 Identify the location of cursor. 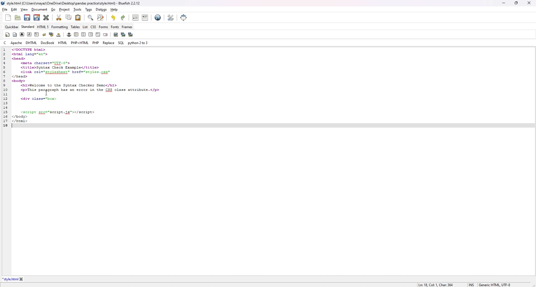
(46, 93).